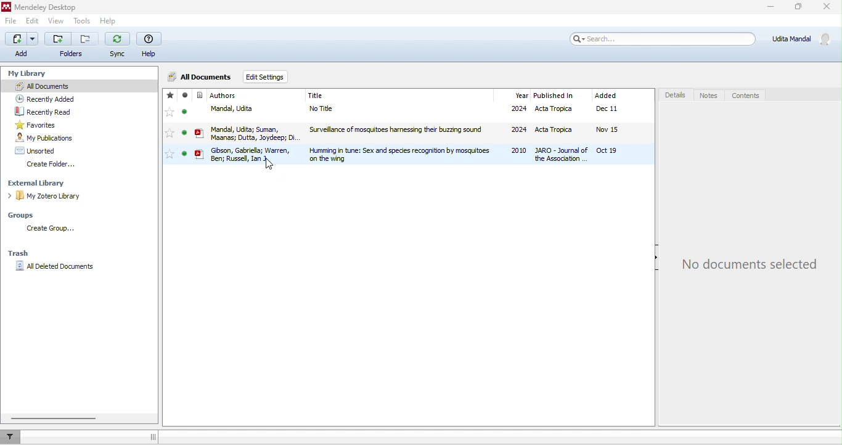  I want to click on tools, so click(82, 22).